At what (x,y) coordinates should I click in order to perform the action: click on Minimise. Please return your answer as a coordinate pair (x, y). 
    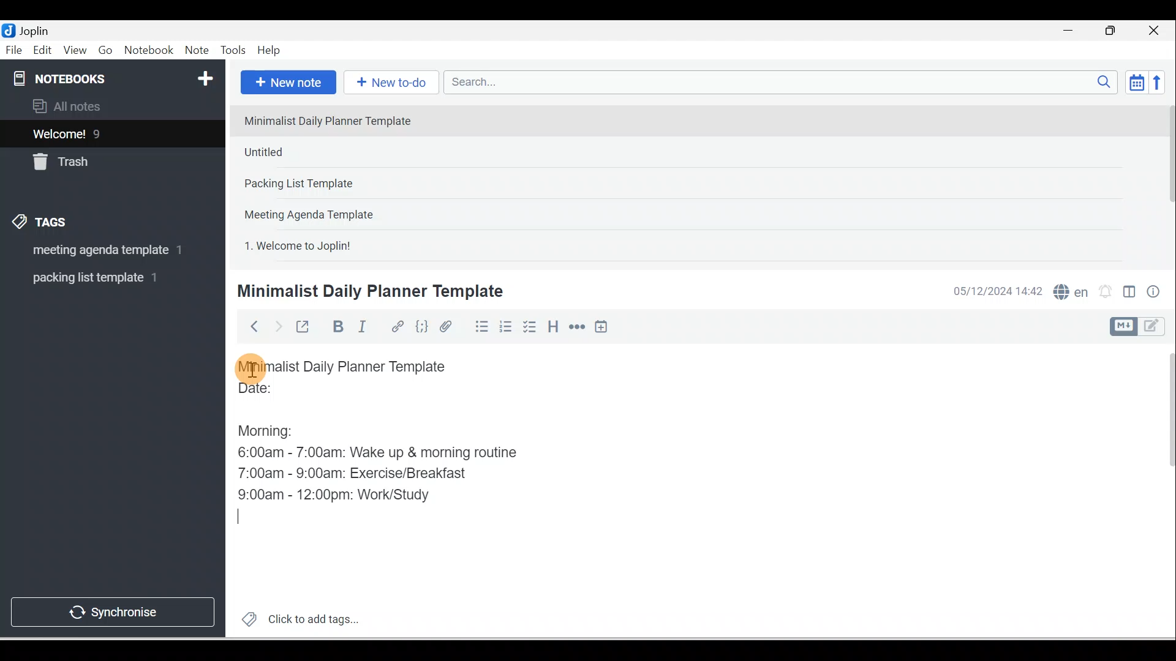
    Looking at the image, I should click on (1072, 32).